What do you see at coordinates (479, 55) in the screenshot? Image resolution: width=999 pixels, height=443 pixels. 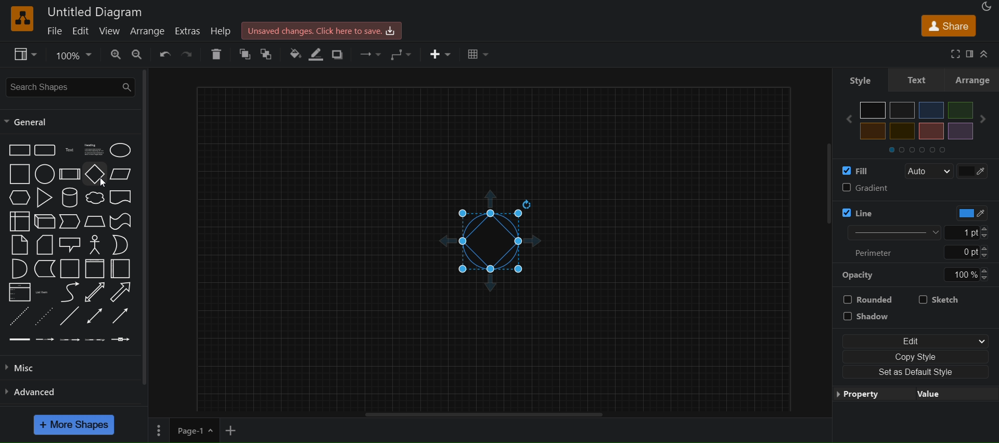 I see `table` at bounding box center [479, 55].